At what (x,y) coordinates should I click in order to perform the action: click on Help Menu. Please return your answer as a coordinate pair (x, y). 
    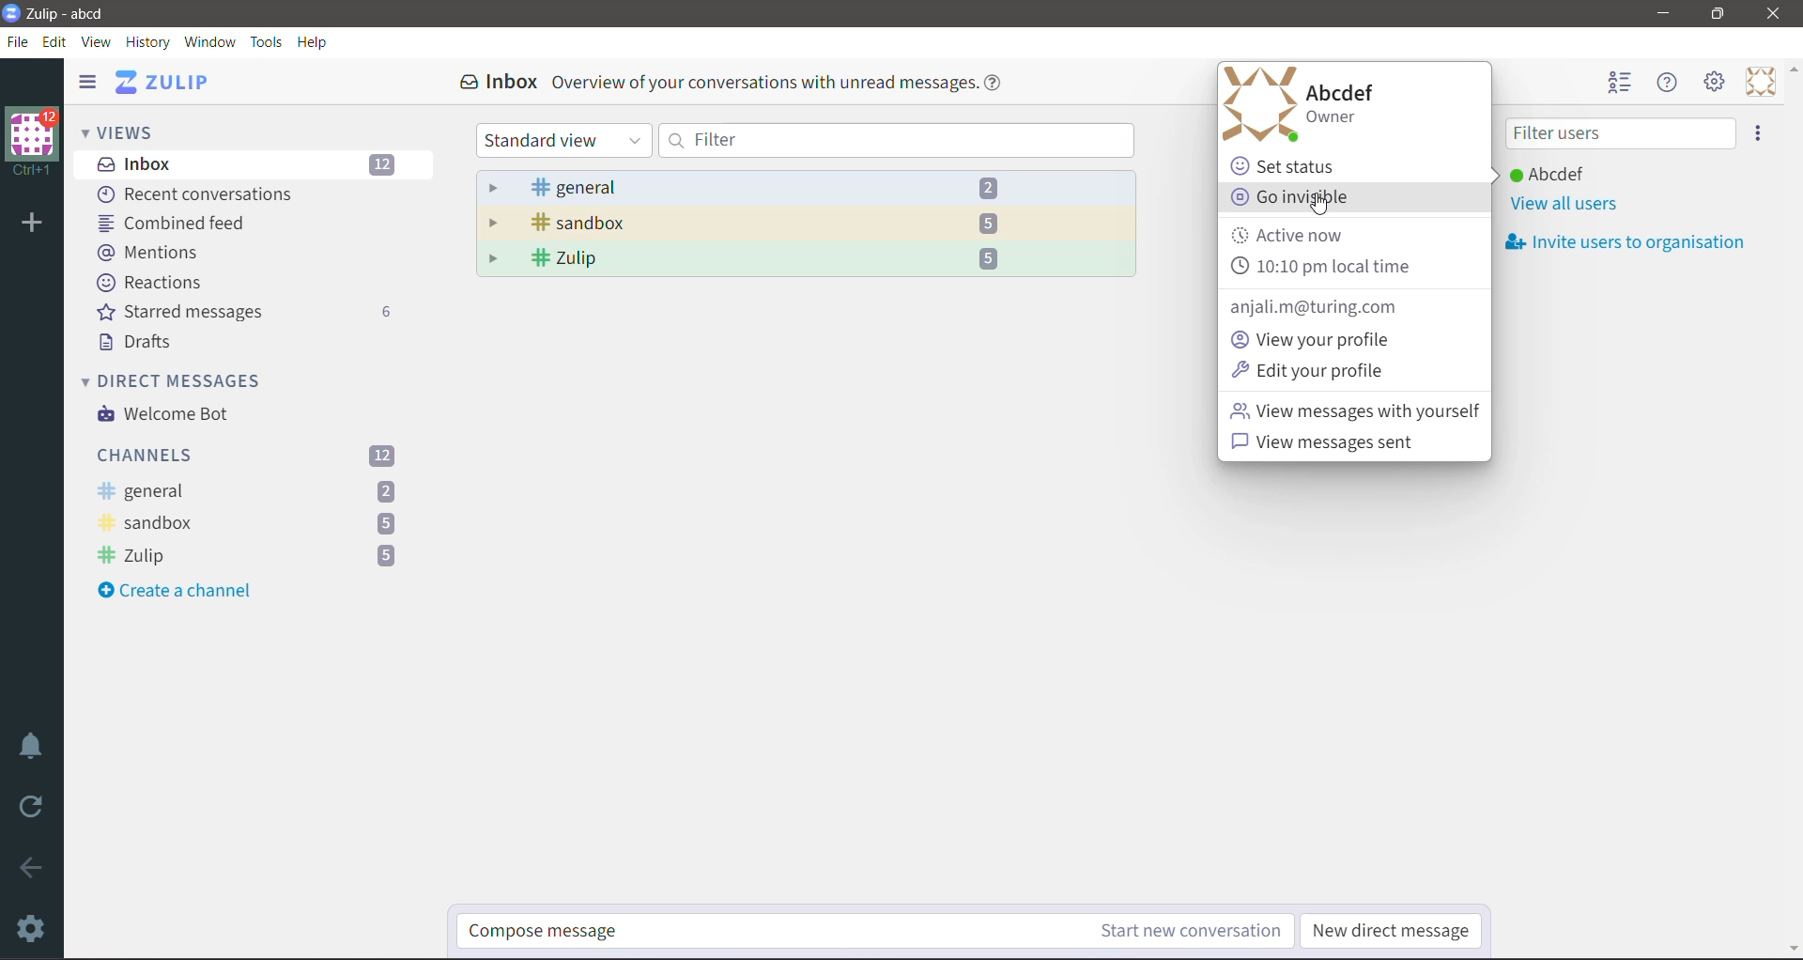
    Looking at the image, I should click on (1670, 83).